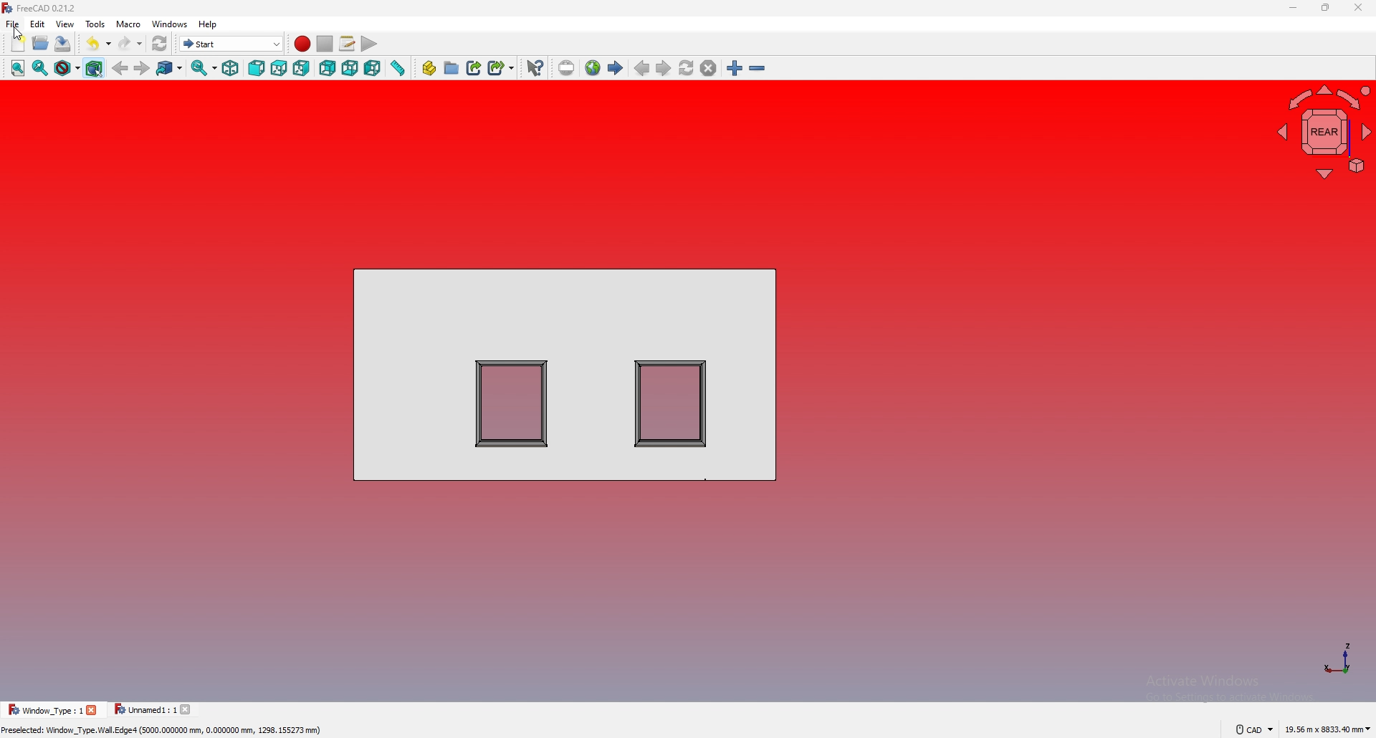 Image resolution: width=1376 pixels, height=738 pixels. I want to click on set url, so click(567, 68).